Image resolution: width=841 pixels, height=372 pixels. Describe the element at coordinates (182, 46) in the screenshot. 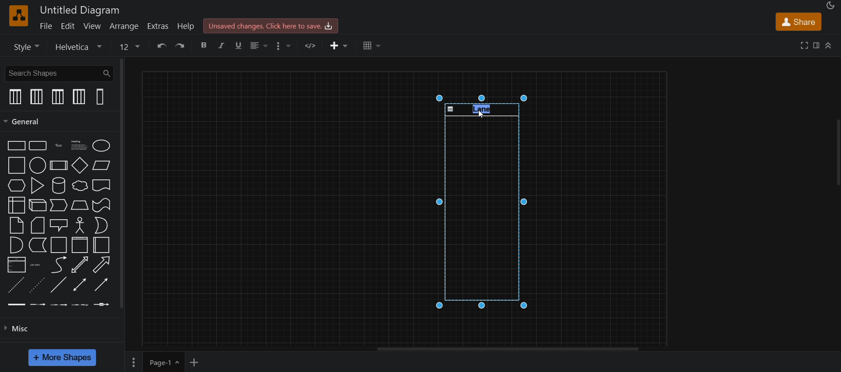

I see `redo` at that location.